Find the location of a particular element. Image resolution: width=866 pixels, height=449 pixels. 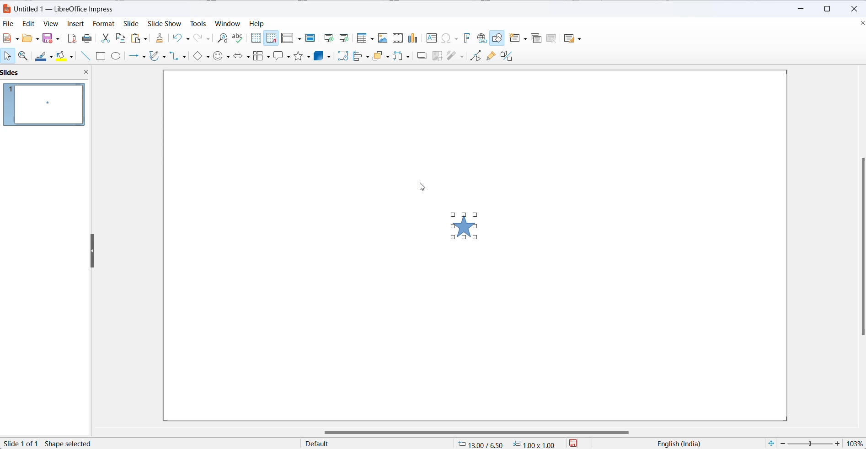

insert audio and video is located at coordinates (397, 38).